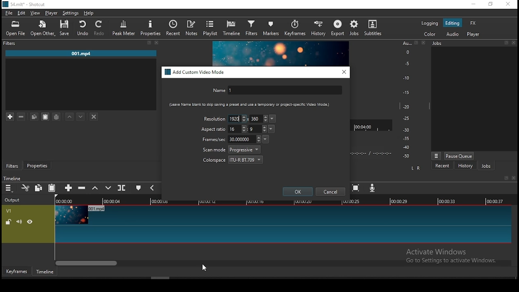 The width and height of the screenshot is (519, 292). What do you see at coordinates (298, 191) in the screenshot?
I see `ok` at bounding box center [298, 191].